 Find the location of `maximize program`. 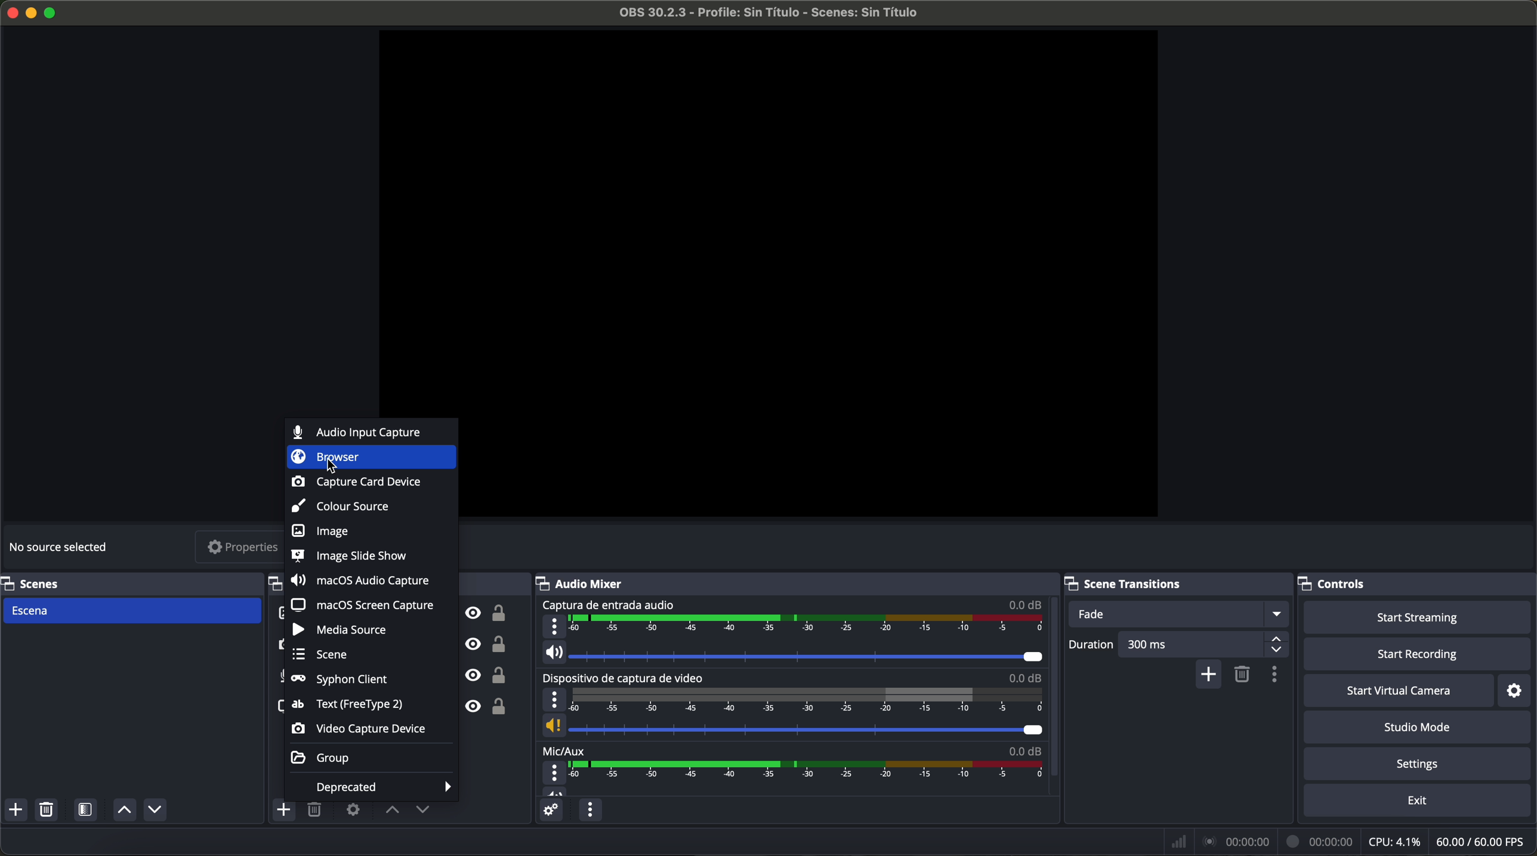

maximize program is located at coordinates (53, 14).